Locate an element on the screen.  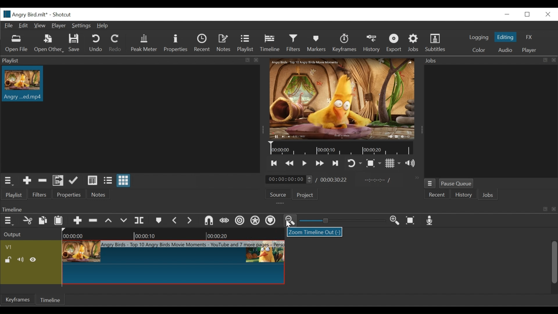
Filters is located at coordinates (294, 43).